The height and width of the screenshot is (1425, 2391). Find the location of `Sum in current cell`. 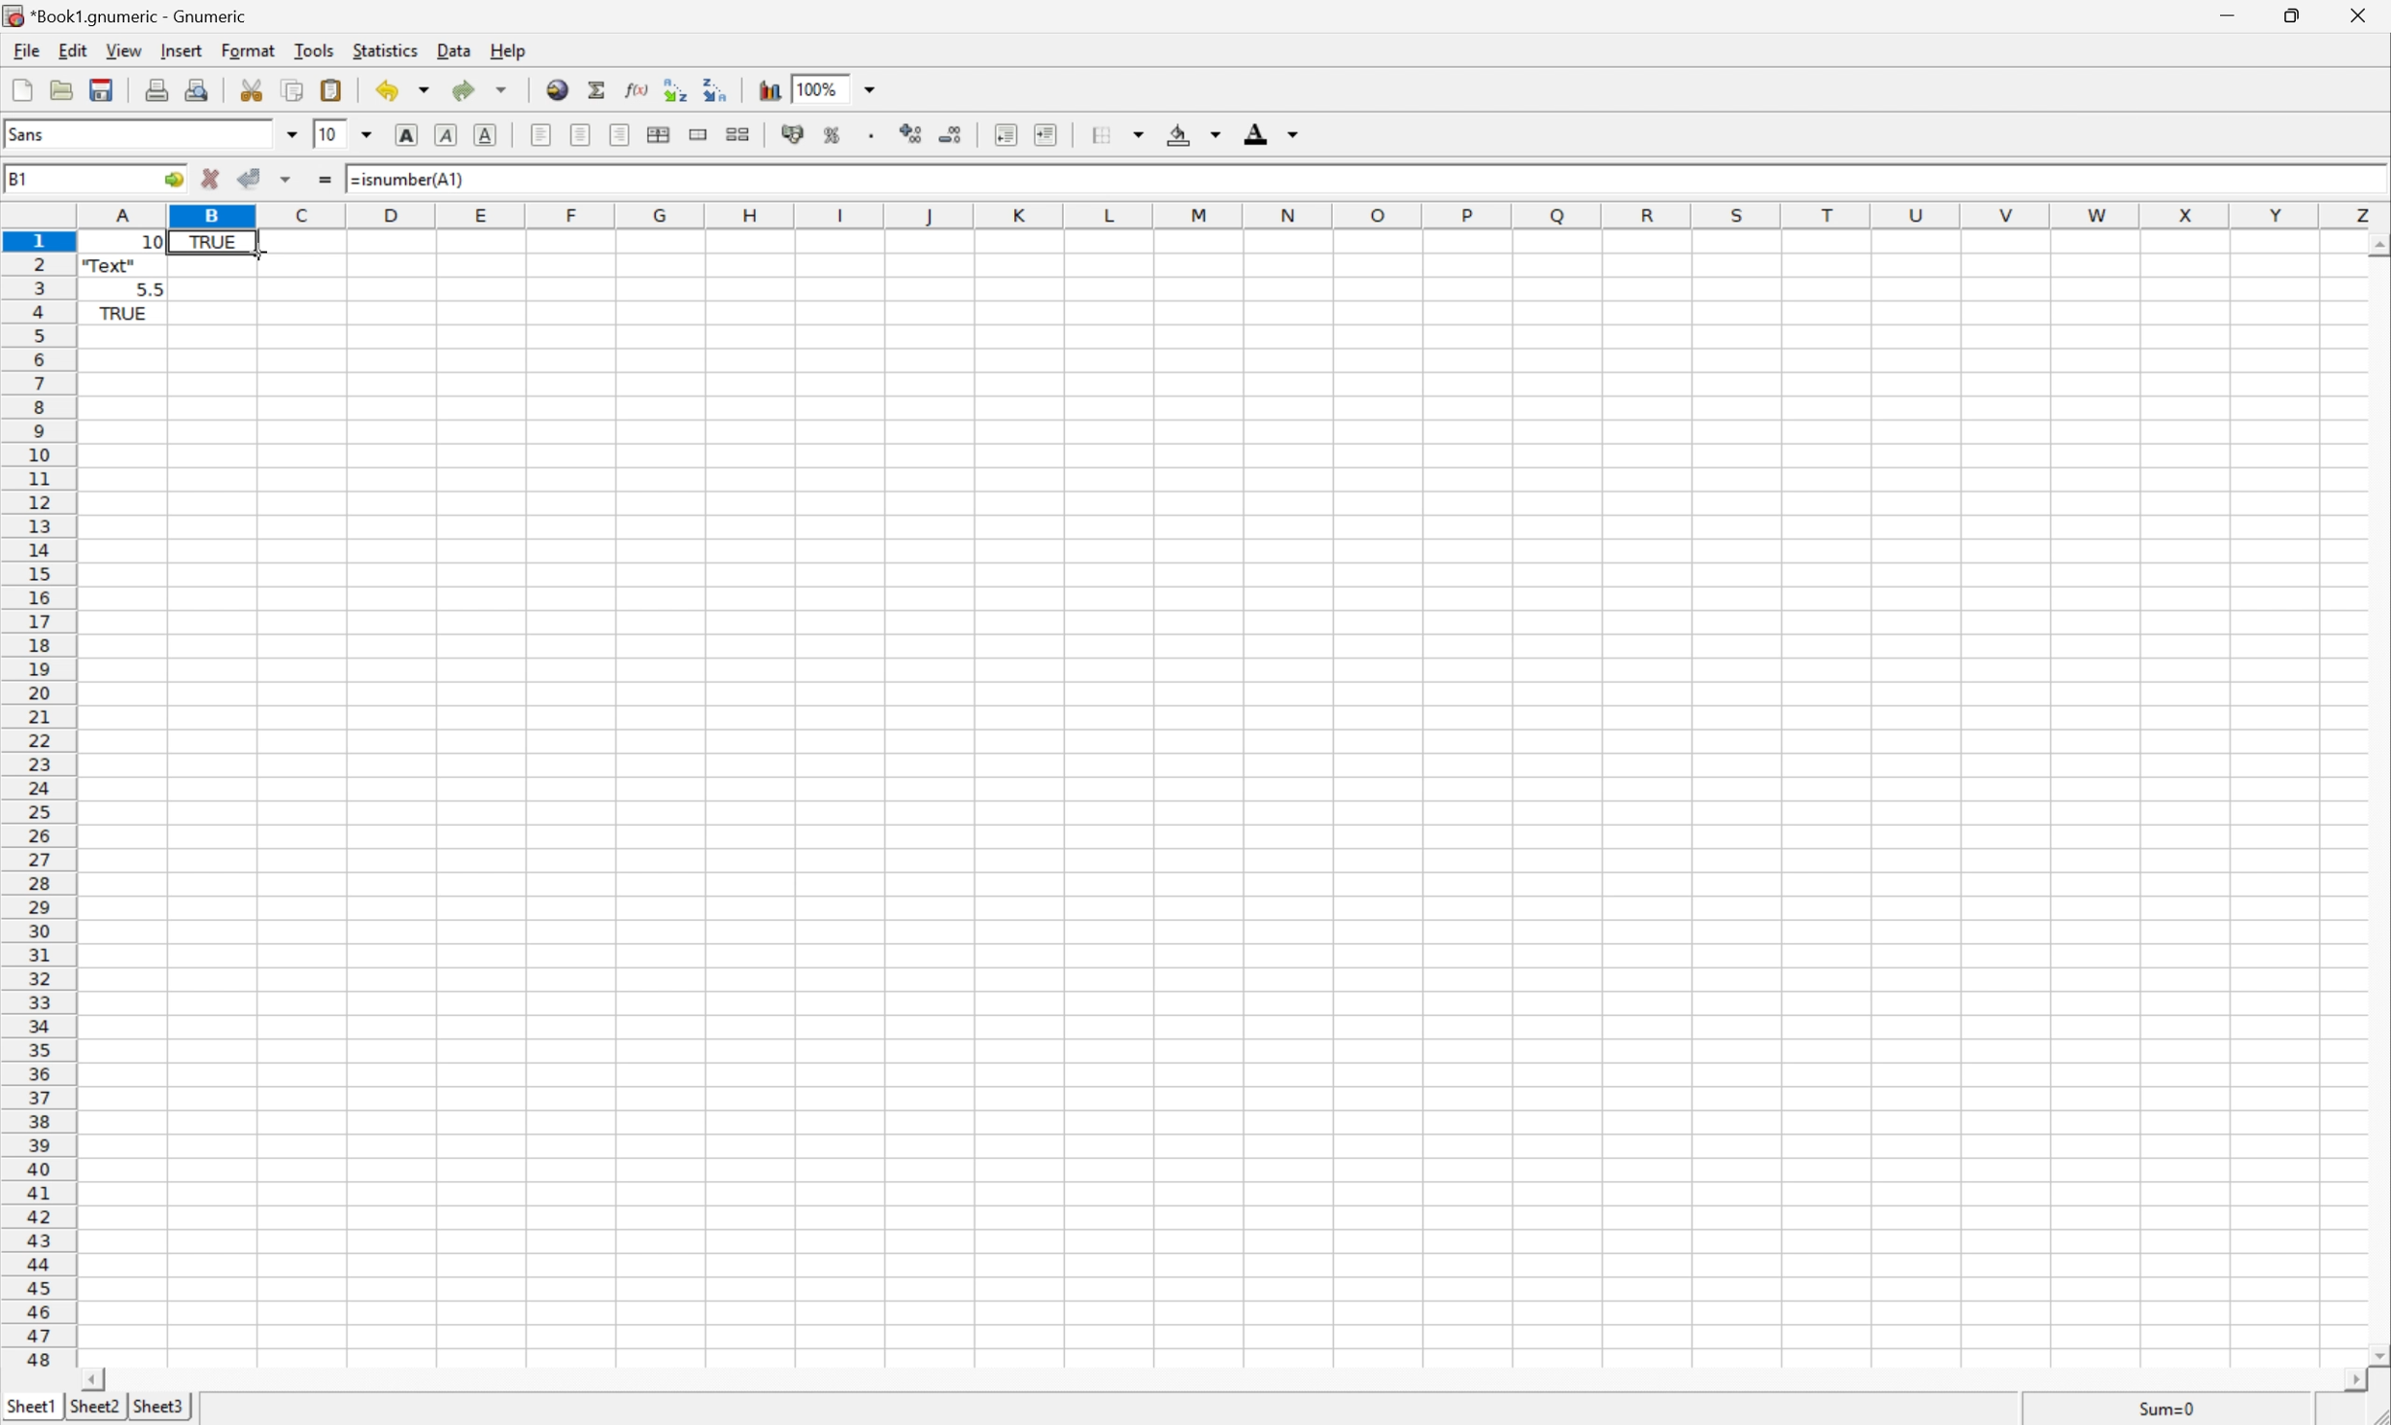

Sum in current cell is located at coordinates (598, 89).